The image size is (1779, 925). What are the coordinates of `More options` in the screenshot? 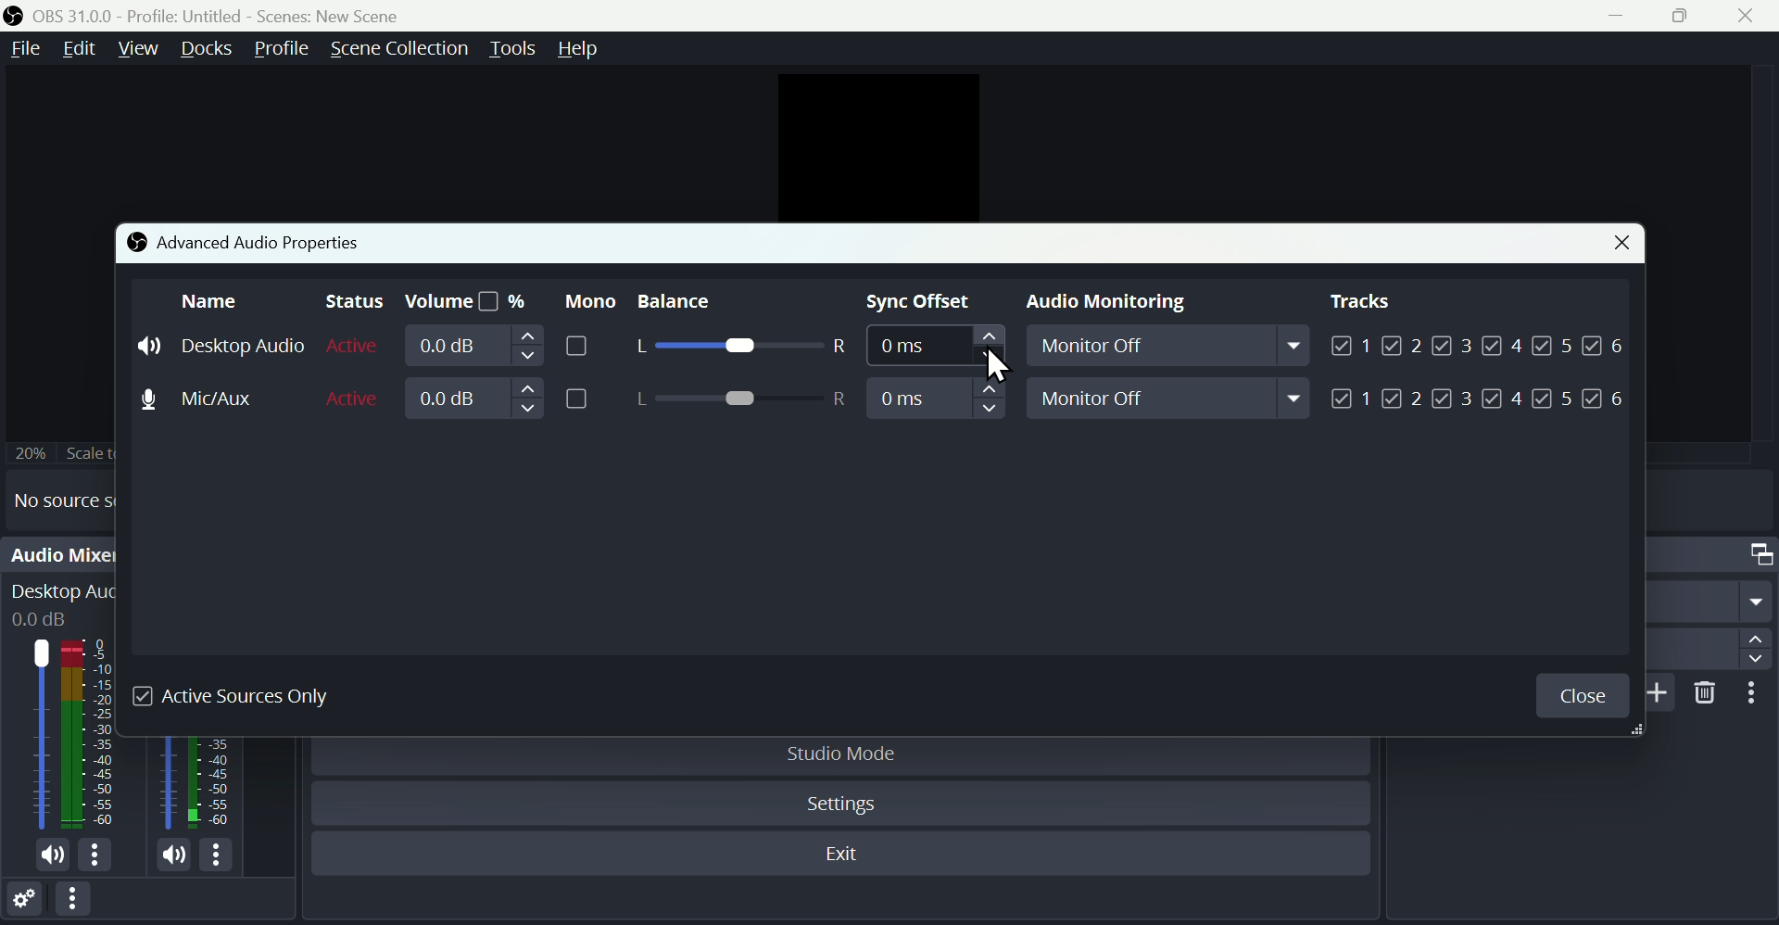 It's located at (96, 855).